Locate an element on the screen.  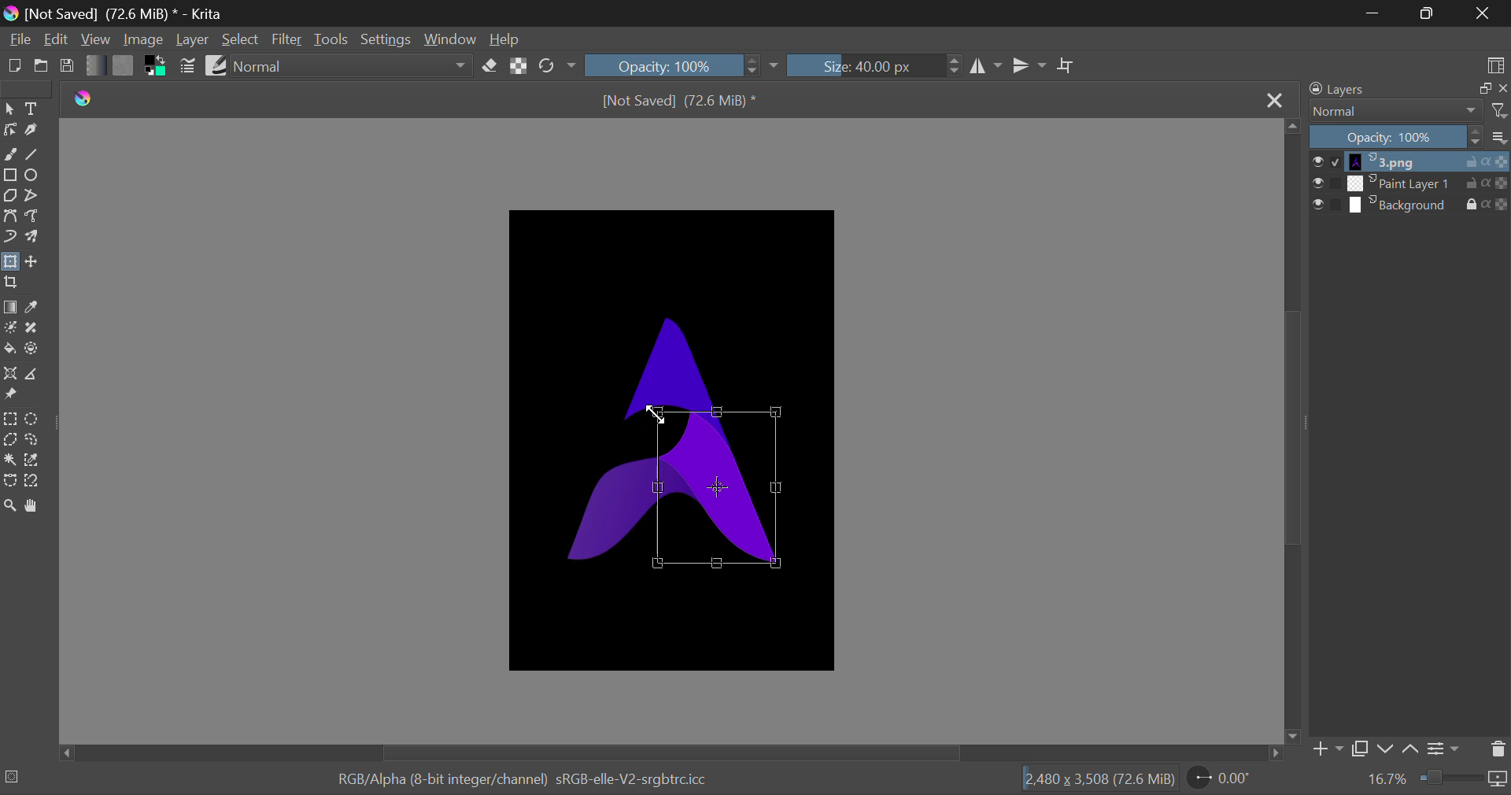
[Not Saved] (71.4 MiB) * is located at coordinates (682, 102).